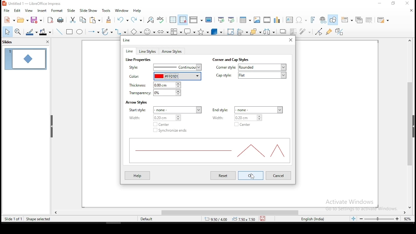 The height and width of the screenshot is (234, 416). What do you see at coordinates (6, 32) in the screenshot?
I see `select tool` at bounding box center [6, 32].